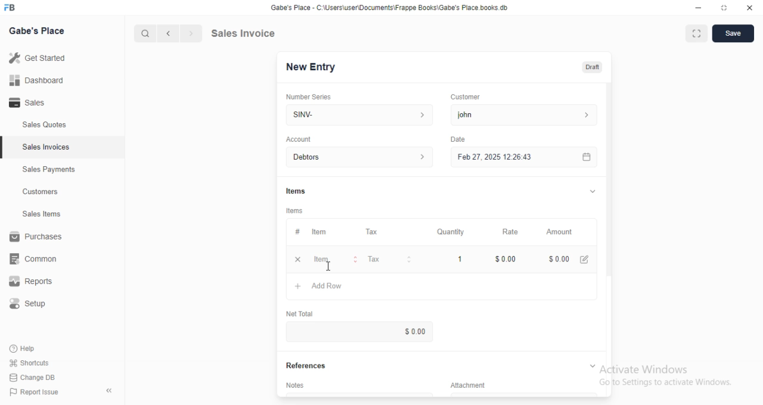  What do you see at coordinates (48, 148) in the screenshot?
I see `Sales Invoices` at bounding box center [48, 148].